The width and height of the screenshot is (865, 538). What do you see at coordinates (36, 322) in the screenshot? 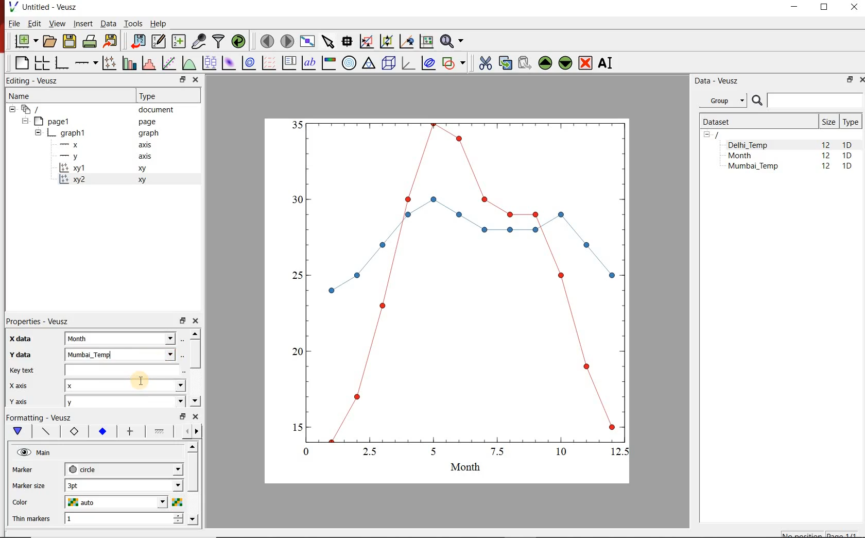
I see `Properties - Veusz` at bounding box center [36, 322].